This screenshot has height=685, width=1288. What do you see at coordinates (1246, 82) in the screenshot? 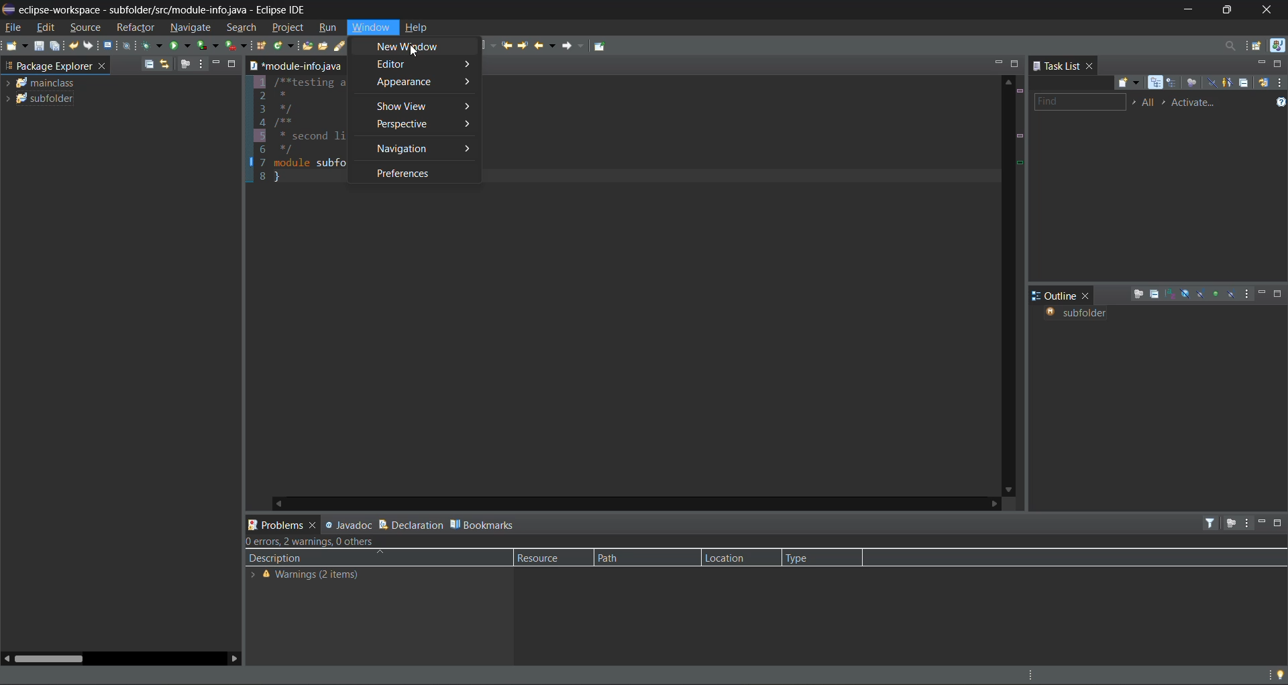
I see `collapse all` at bounding box center [1246, 82].